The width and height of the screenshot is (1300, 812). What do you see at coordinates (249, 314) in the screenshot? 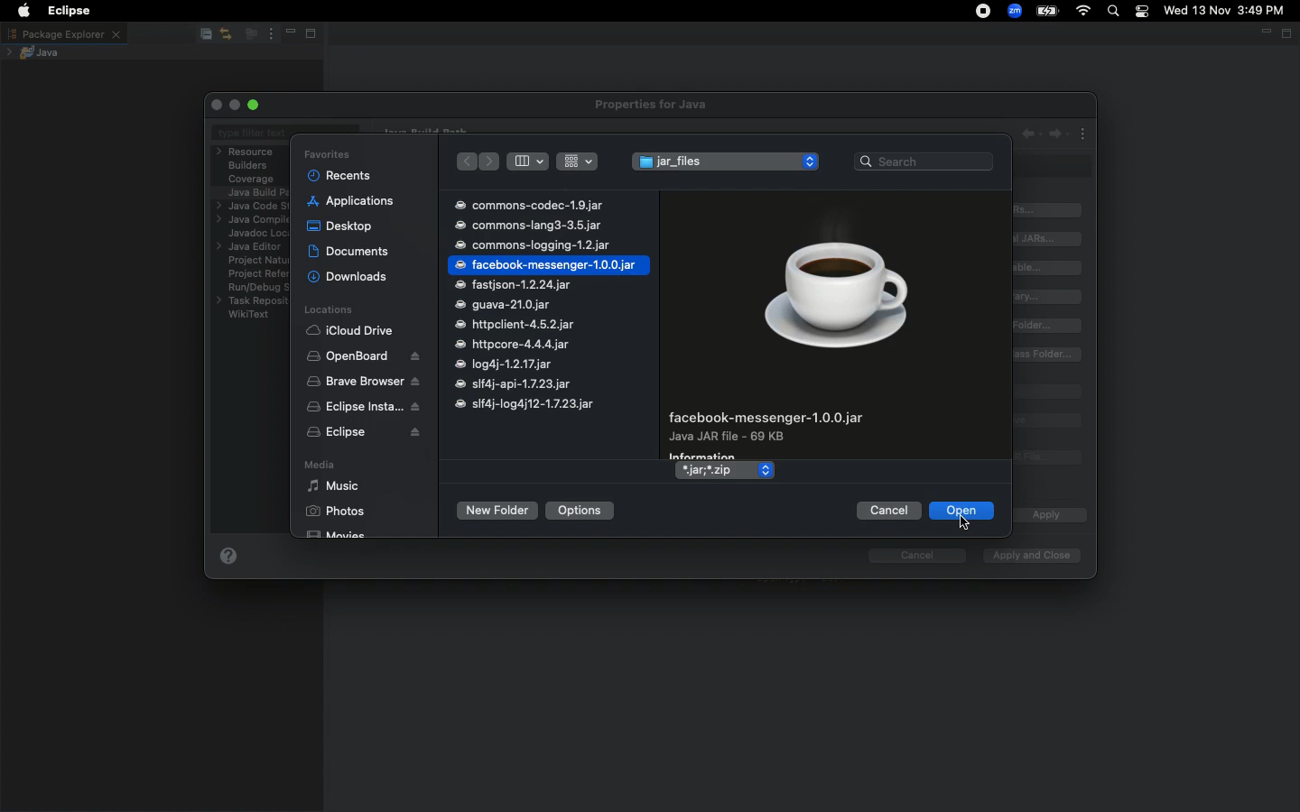
I see `WikiText` at bounding box center [249, 314].